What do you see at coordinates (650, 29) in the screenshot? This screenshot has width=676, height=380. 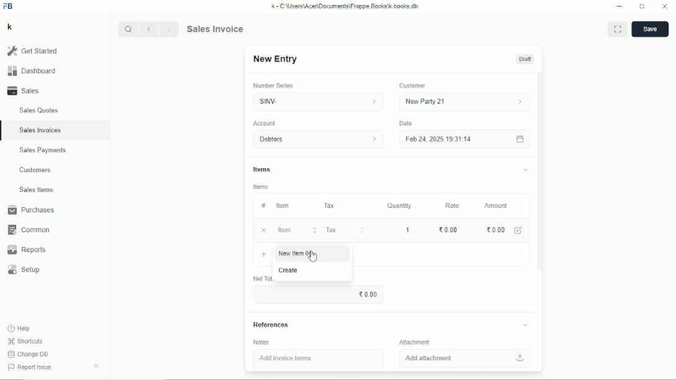 I see `Save` at bounding box center [650, 29].